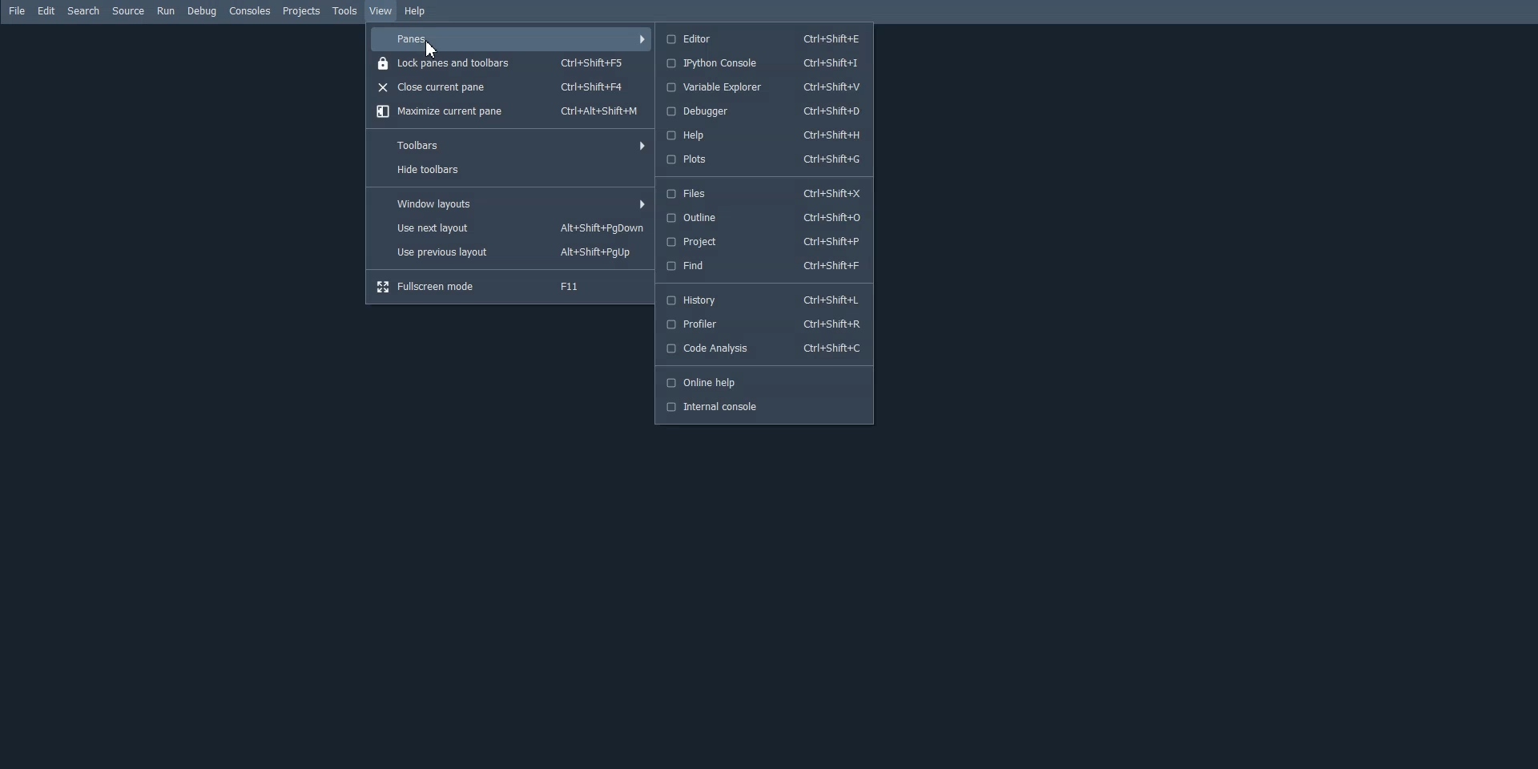 This screenshot has width=1538, height=769. Describe the element at coordinates (762, 193) in the screenshot. I see `Files` at that location.